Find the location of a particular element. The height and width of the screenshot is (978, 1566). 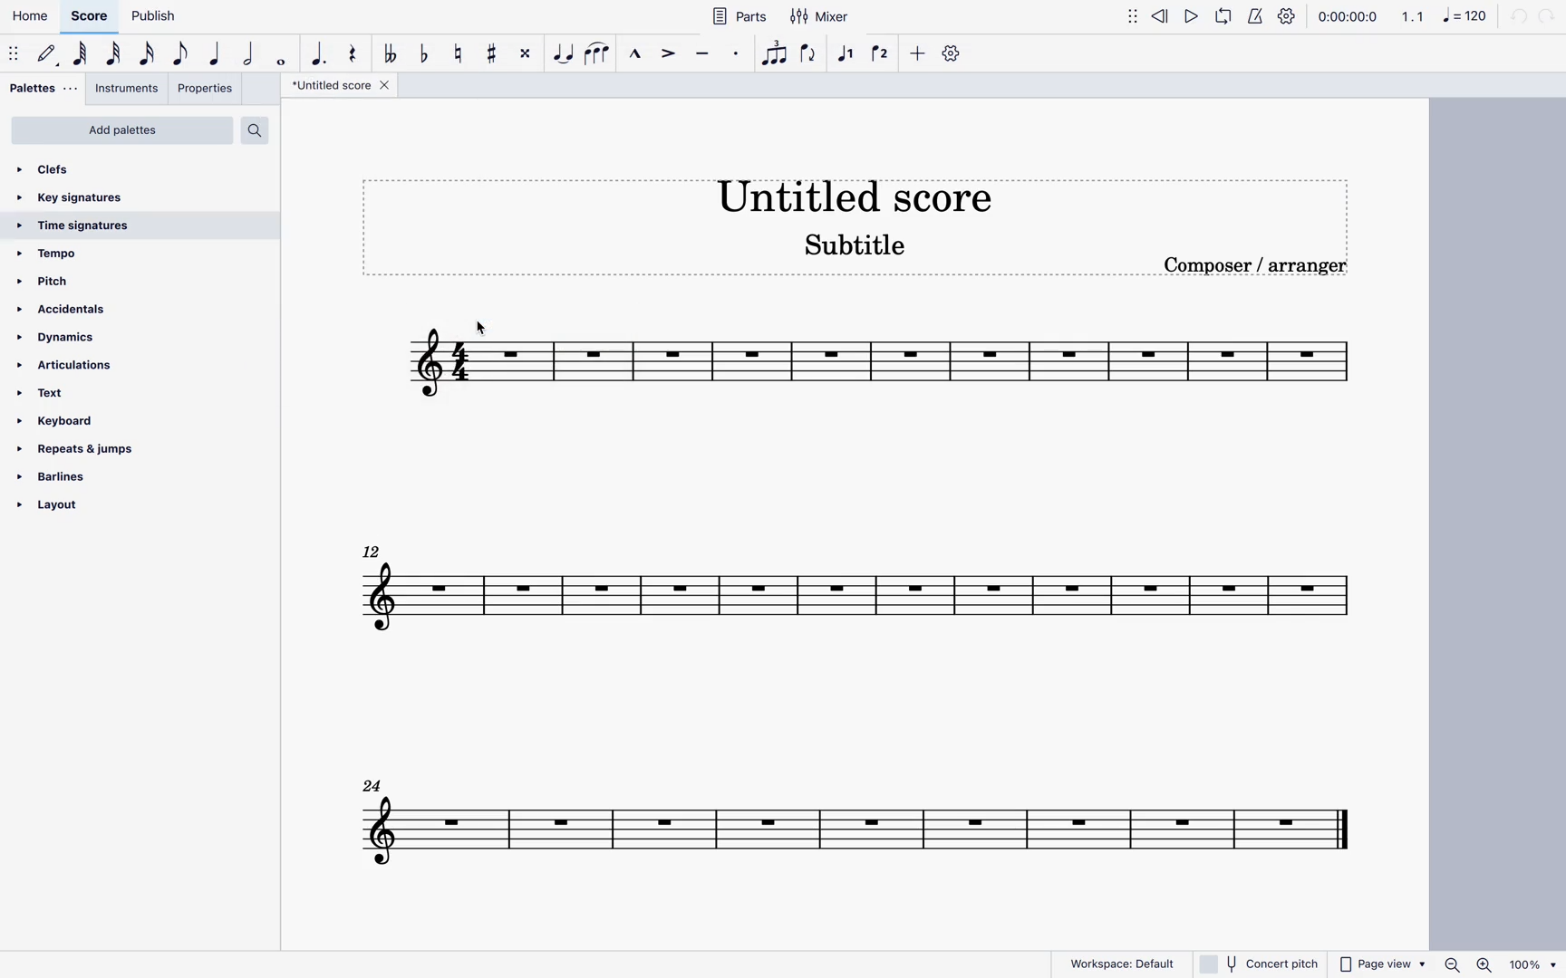

16th note is located at coordinates (144, 58).